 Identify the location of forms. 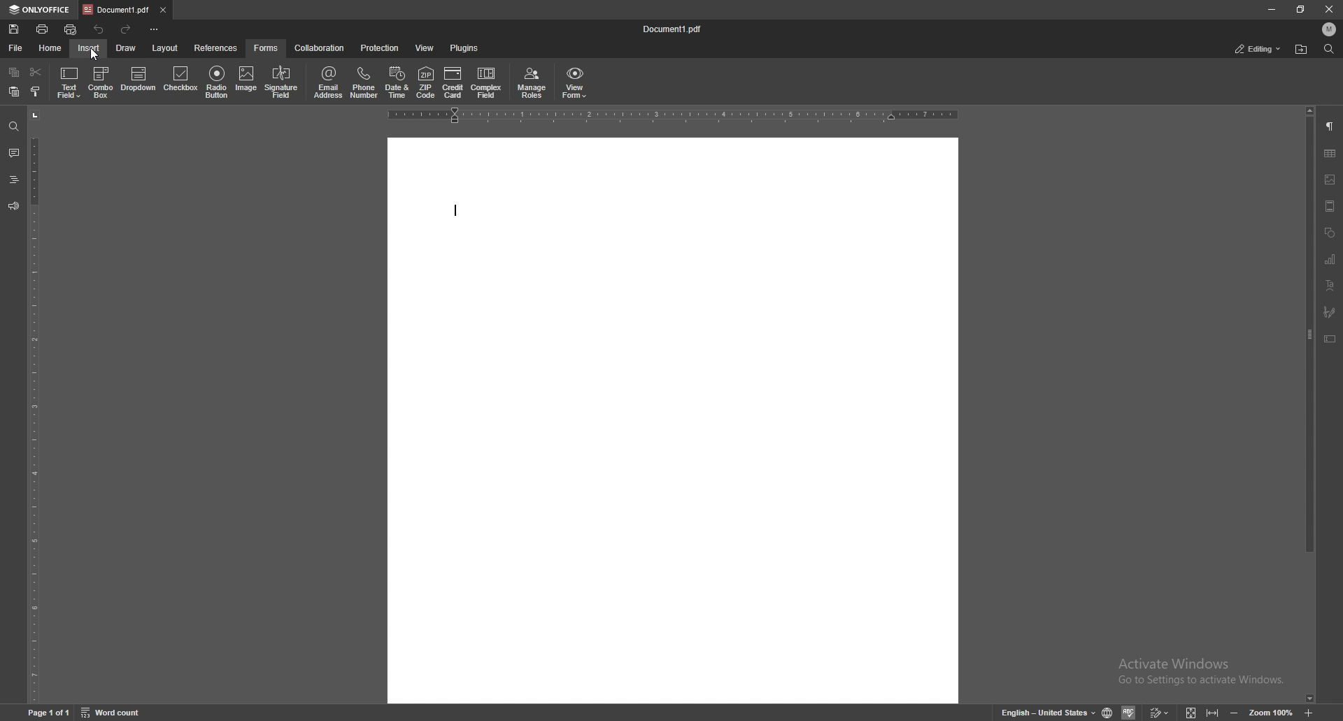
(266, 48).